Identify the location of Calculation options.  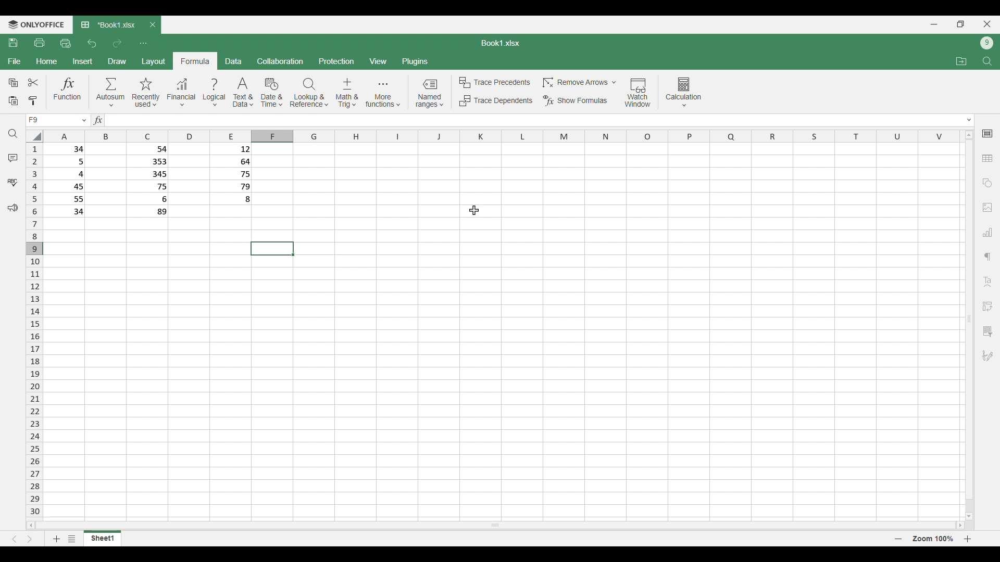
(684, 92).